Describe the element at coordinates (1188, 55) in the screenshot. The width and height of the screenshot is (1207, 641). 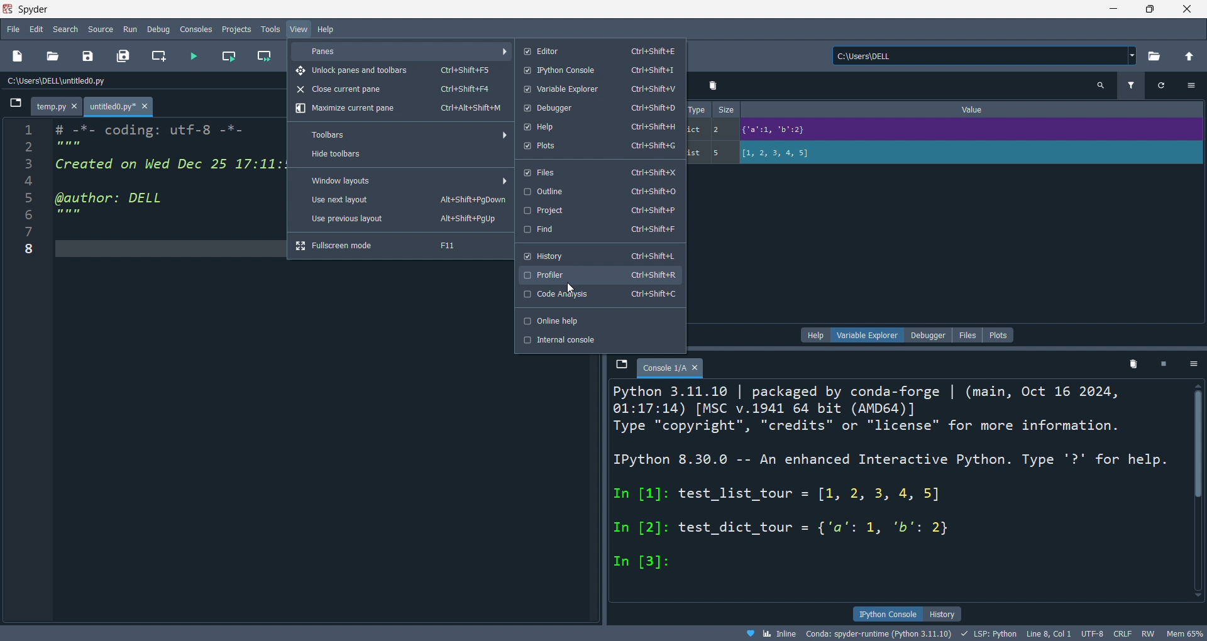
I see `open parent folder` at that location.